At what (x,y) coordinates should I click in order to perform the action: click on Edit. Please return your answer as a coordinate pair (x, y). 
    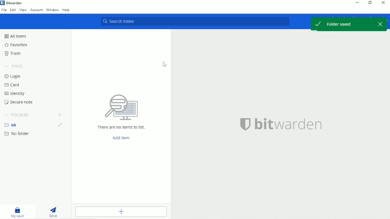
    Looking at the image, I should click on (13, 10).